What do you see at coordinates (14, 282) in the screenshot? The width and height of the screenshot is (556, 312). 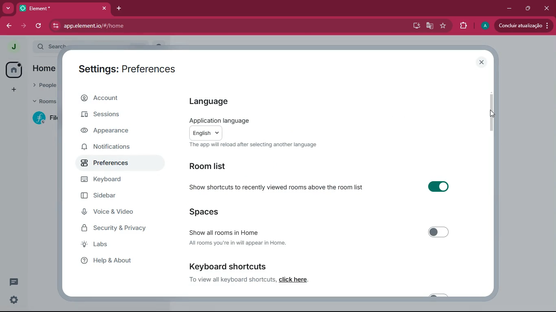 I see `threads` at bounding box center [14, 282].